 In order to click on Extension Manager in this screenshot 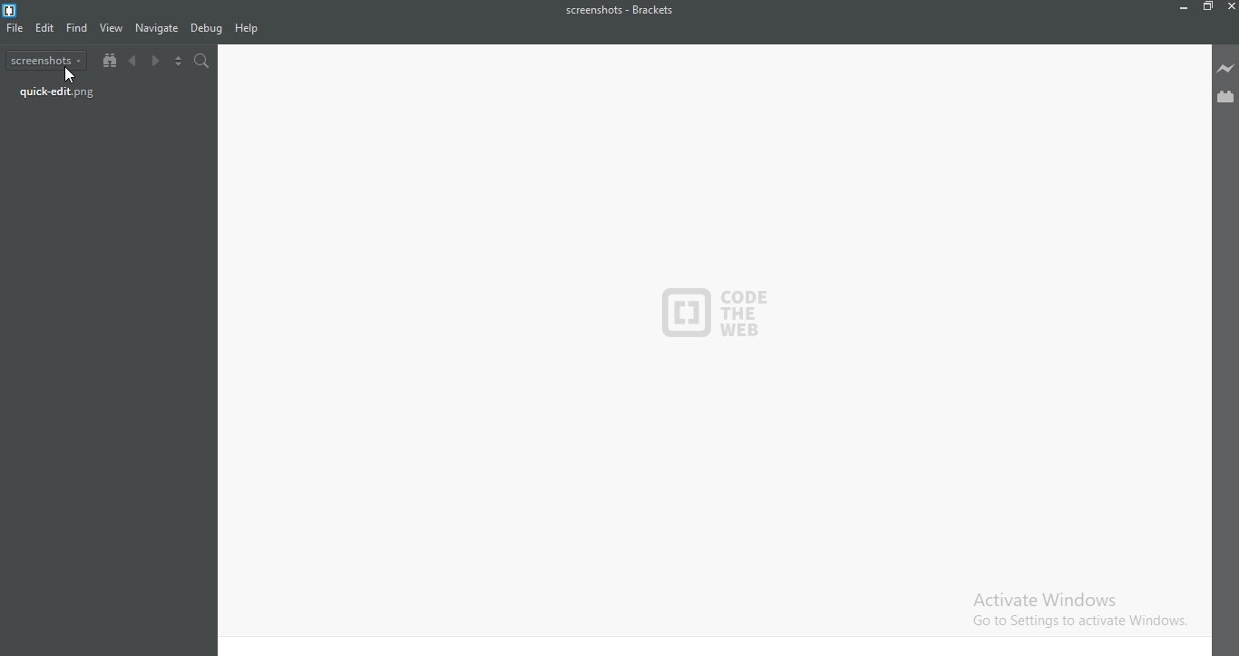, I will do `click(1225, 98)`.